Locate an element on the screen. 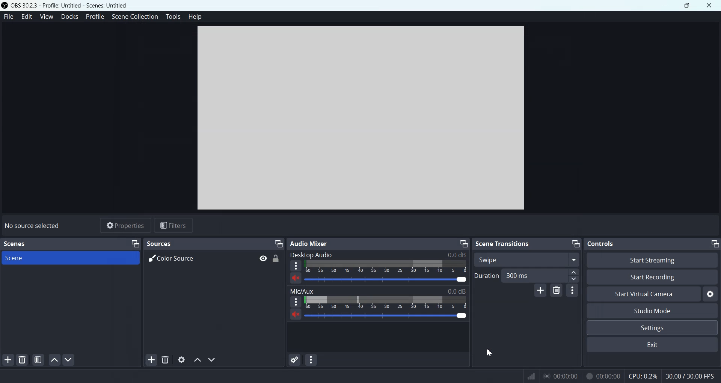 Image resolution: width=721 pixels, height=383 pixels. Duration is located at coordinates (526, 276).